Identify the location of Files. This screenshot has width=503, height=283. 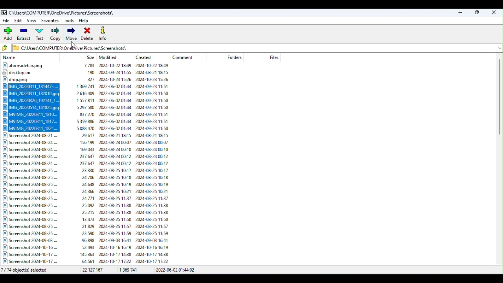
(89, 72).